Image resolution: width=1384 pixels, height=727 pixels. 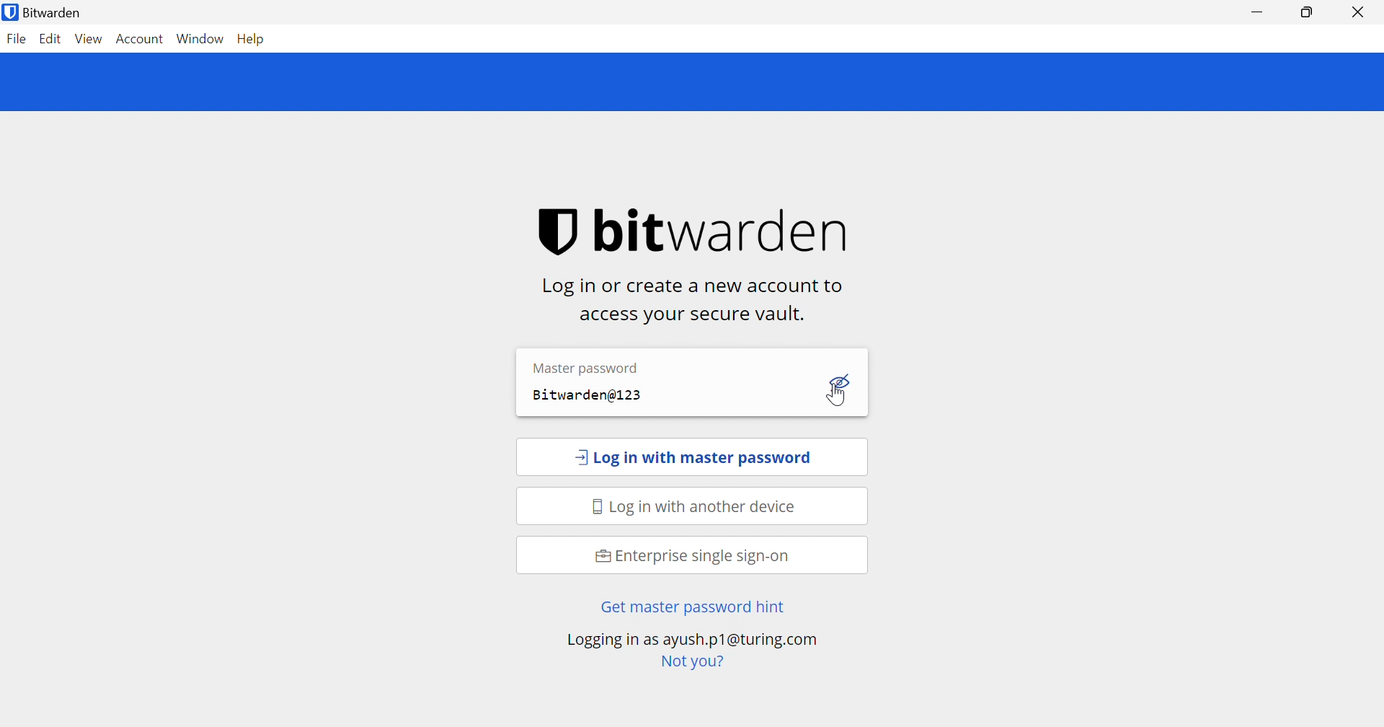 What do you see at coordinates (45, 13) in the screenshot?
I see `Bitwarden` at bounding box center [45, 13].